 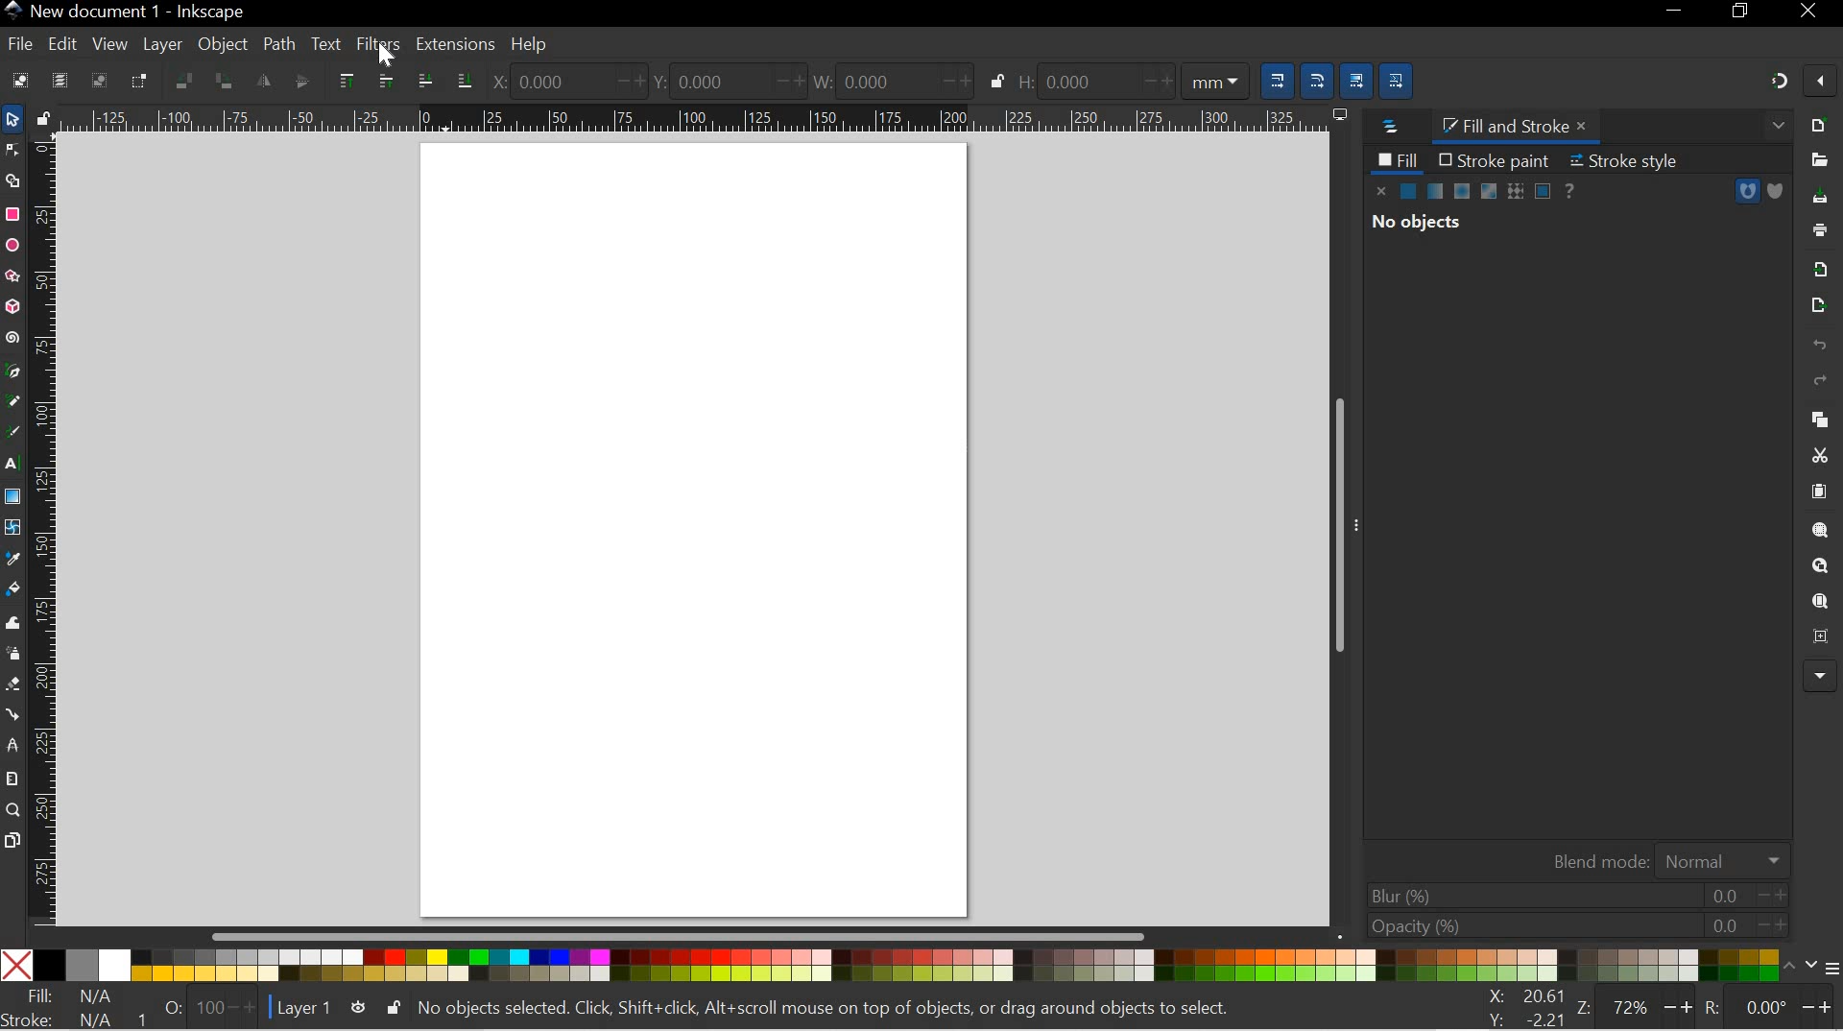 What do you see at coordinates (224, 81) in the screenshot?
I see `OBJECT ROTATE 90` at bounding box center [224, 81].